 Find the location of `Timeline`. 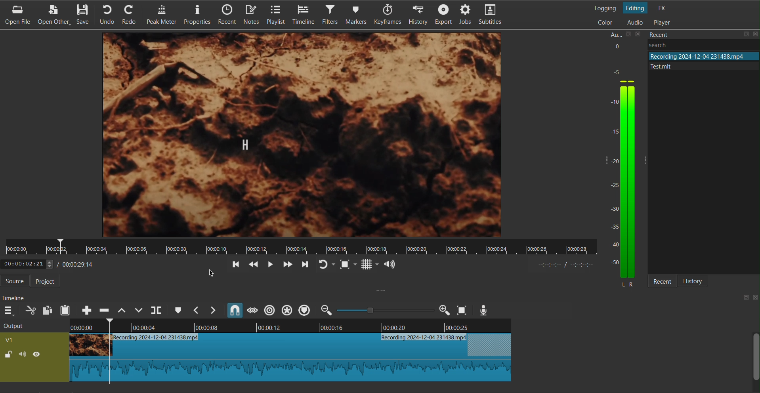

Timeline is located at coordinates (304, 15).